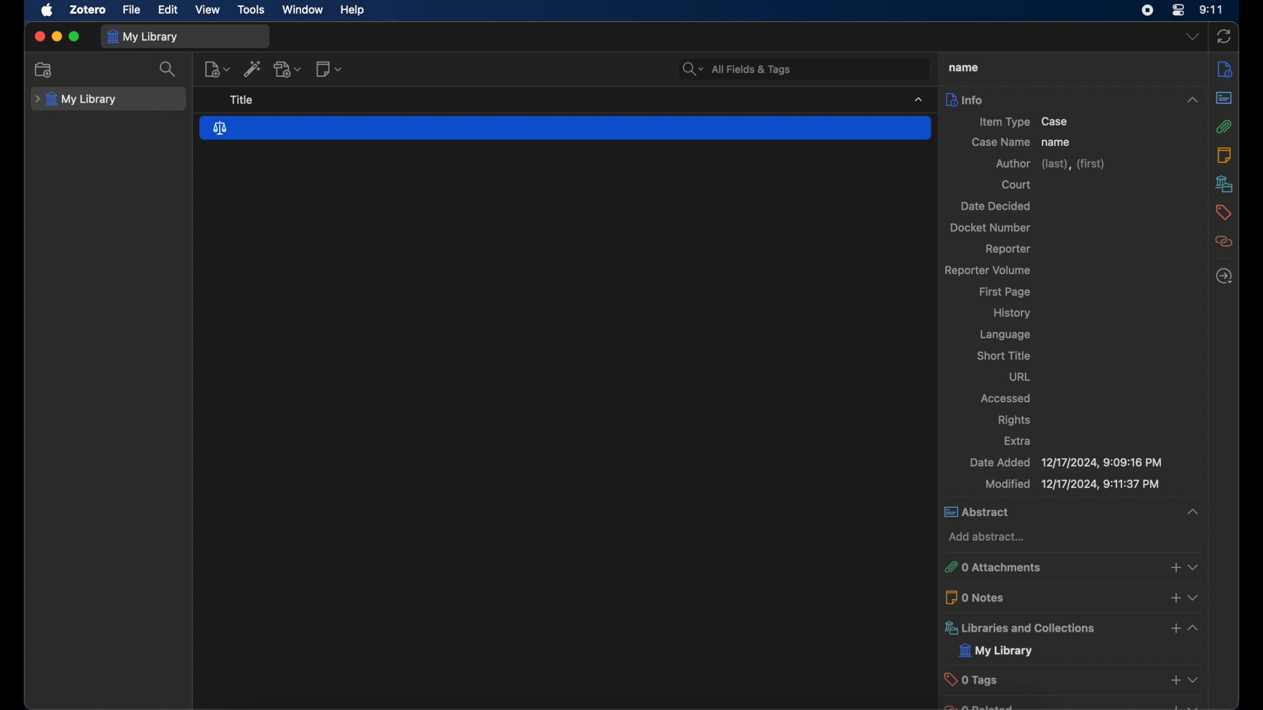 The width and height of the screenshot is (1263, 710). I want to click on add attachment, so click(289, 69).